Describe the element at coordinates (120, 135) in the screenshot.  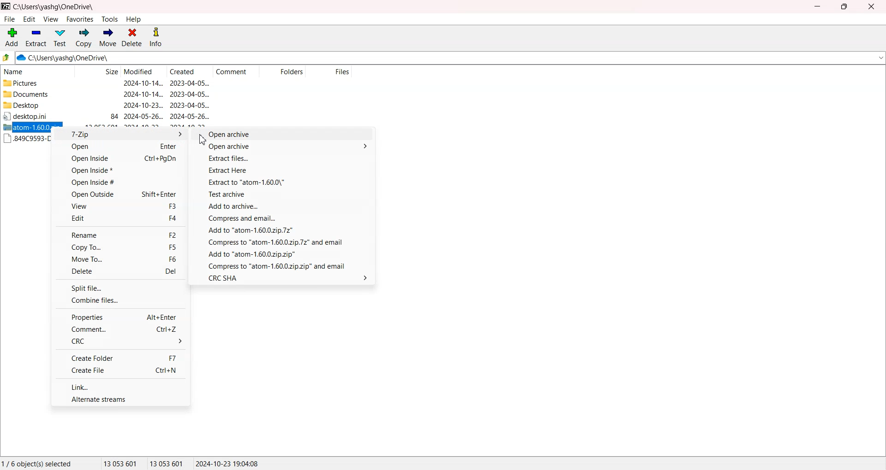
I see `7-Zip` at that location.